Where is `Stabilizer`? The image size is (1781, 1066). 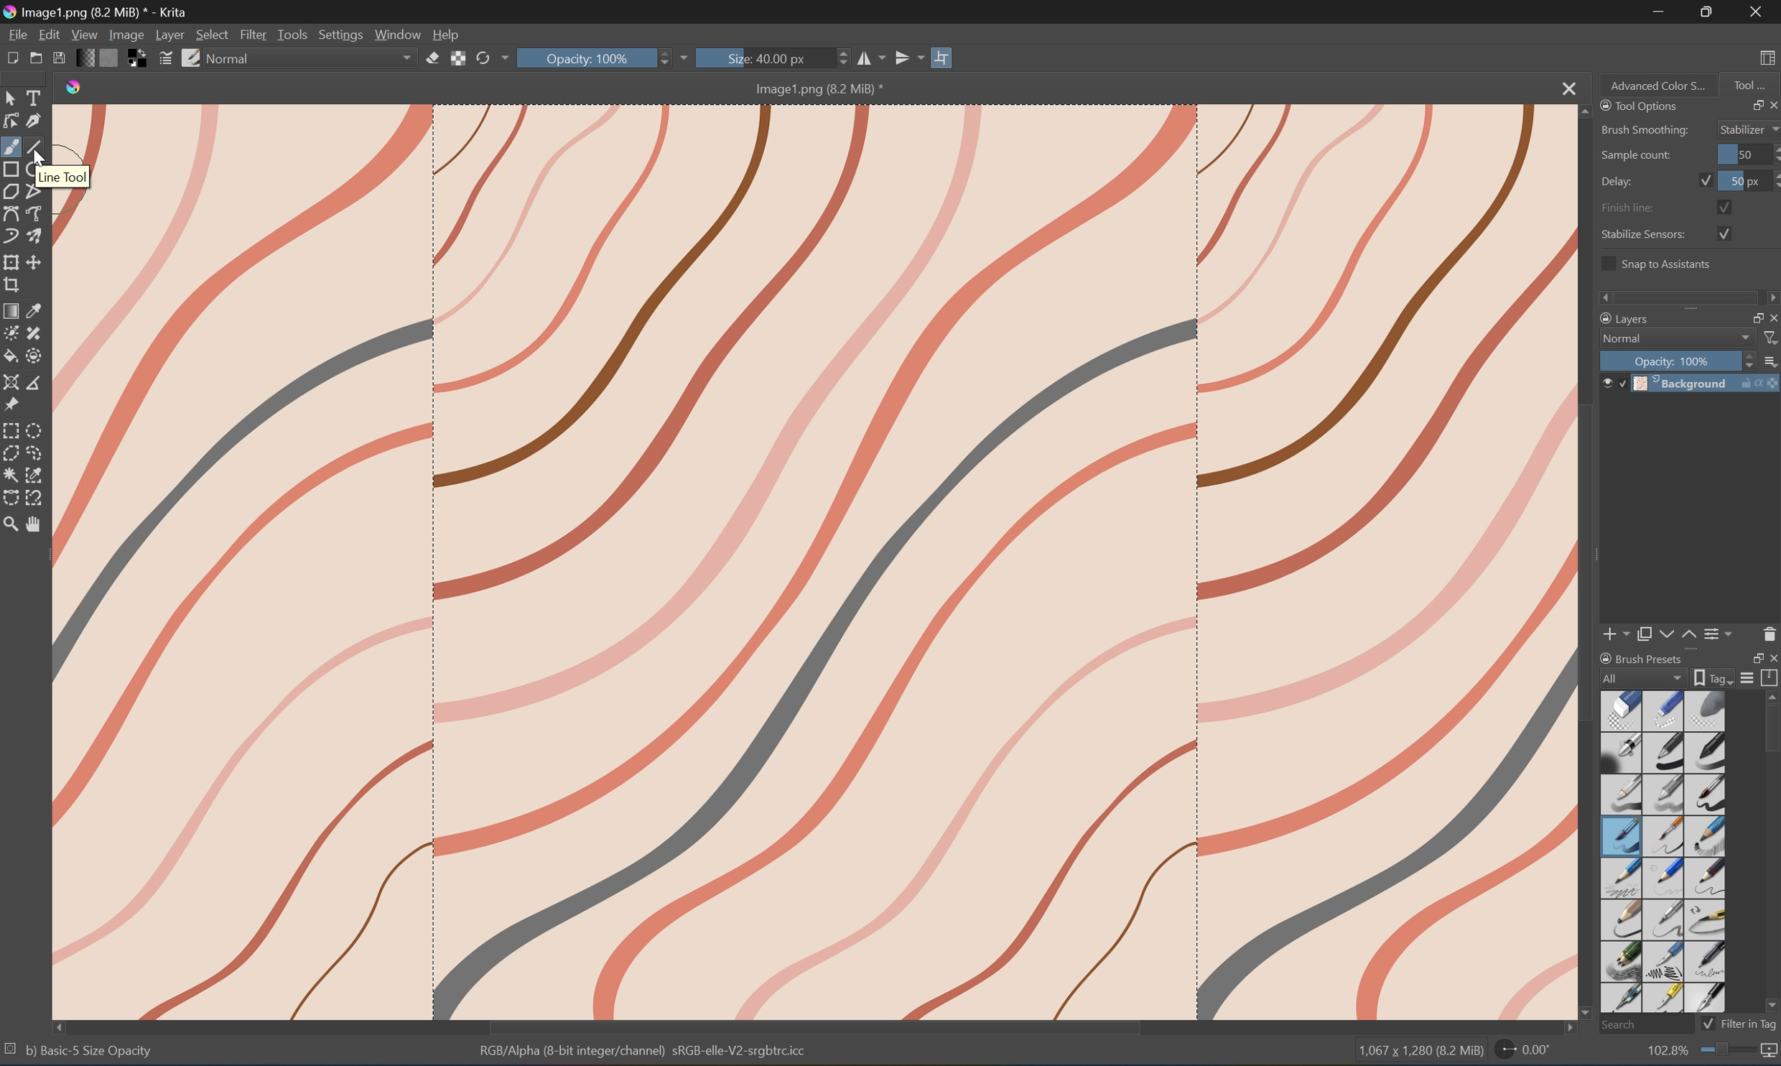 Stabilizer is located at coordinates (1749, 129).